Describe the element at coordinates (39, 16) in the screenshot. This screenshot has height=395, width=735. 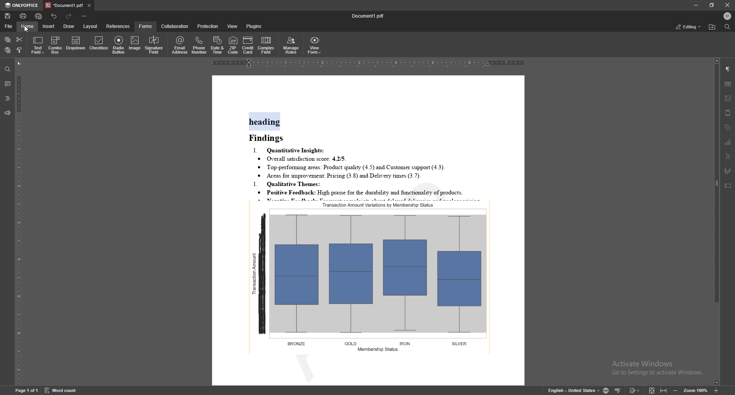
I see `quick print` at that location.